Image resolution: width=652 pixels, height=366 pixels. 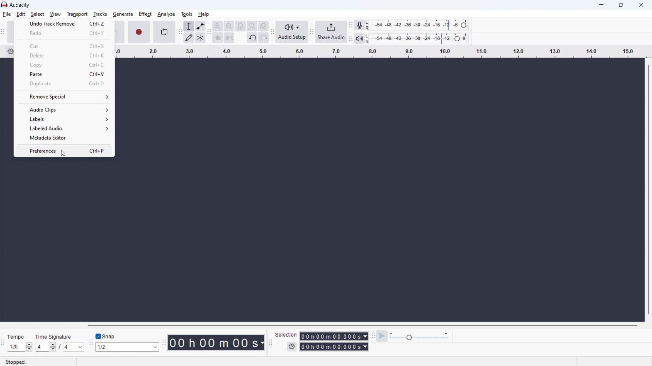 What do you see at coordinates (362, 326) in the screenshot?
I see `horizontal scrollbar` at bounding box center [362, 326].